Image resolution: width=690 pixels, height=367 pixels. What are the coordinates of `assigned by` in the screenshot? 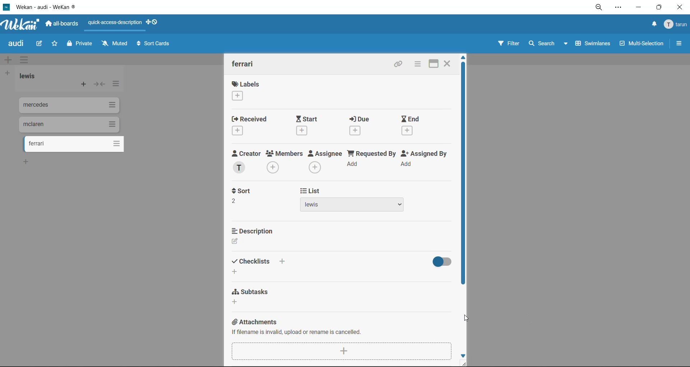 It's located at (424, 161).